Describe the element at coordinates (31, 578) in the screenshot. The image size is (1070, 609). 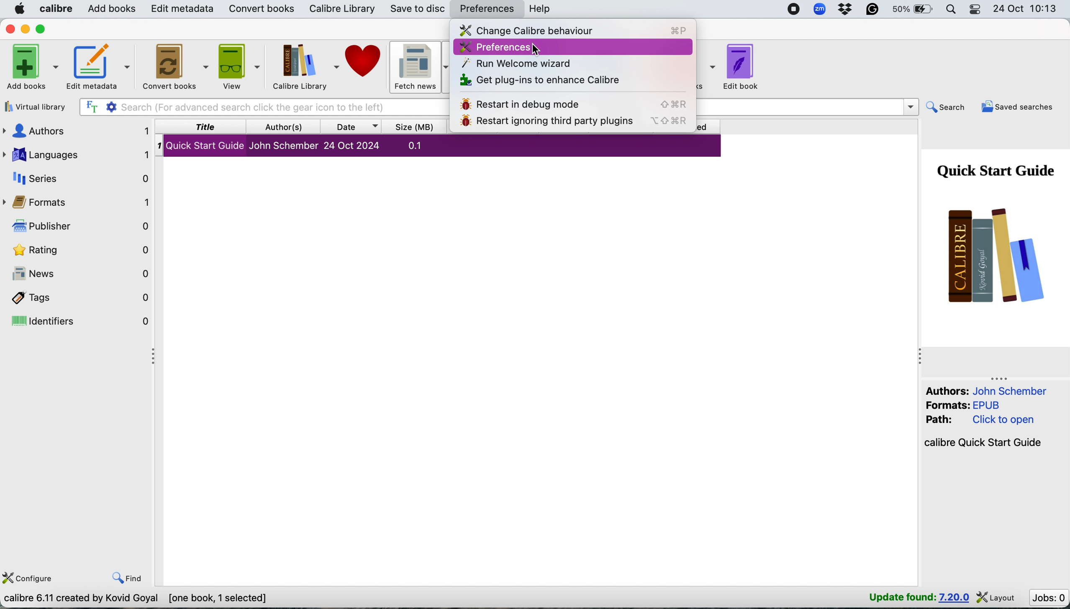
I see `configure` at that location.